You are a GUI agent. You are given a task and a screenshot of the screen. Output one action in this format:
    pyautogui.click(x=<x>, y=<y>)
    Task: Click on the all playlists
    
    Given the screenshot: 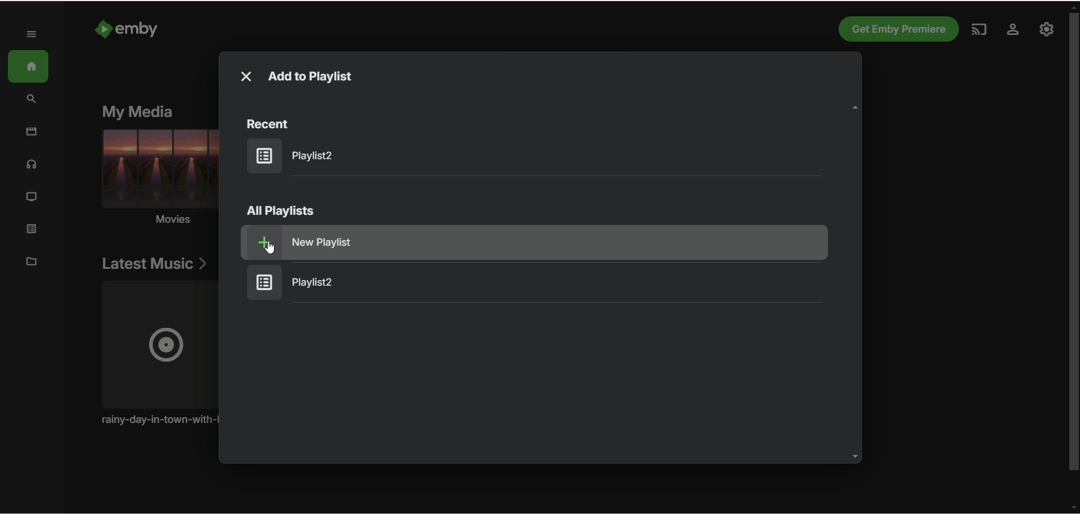 What is the action you would take?
    pyautogui.click(x=281, y=211)
    